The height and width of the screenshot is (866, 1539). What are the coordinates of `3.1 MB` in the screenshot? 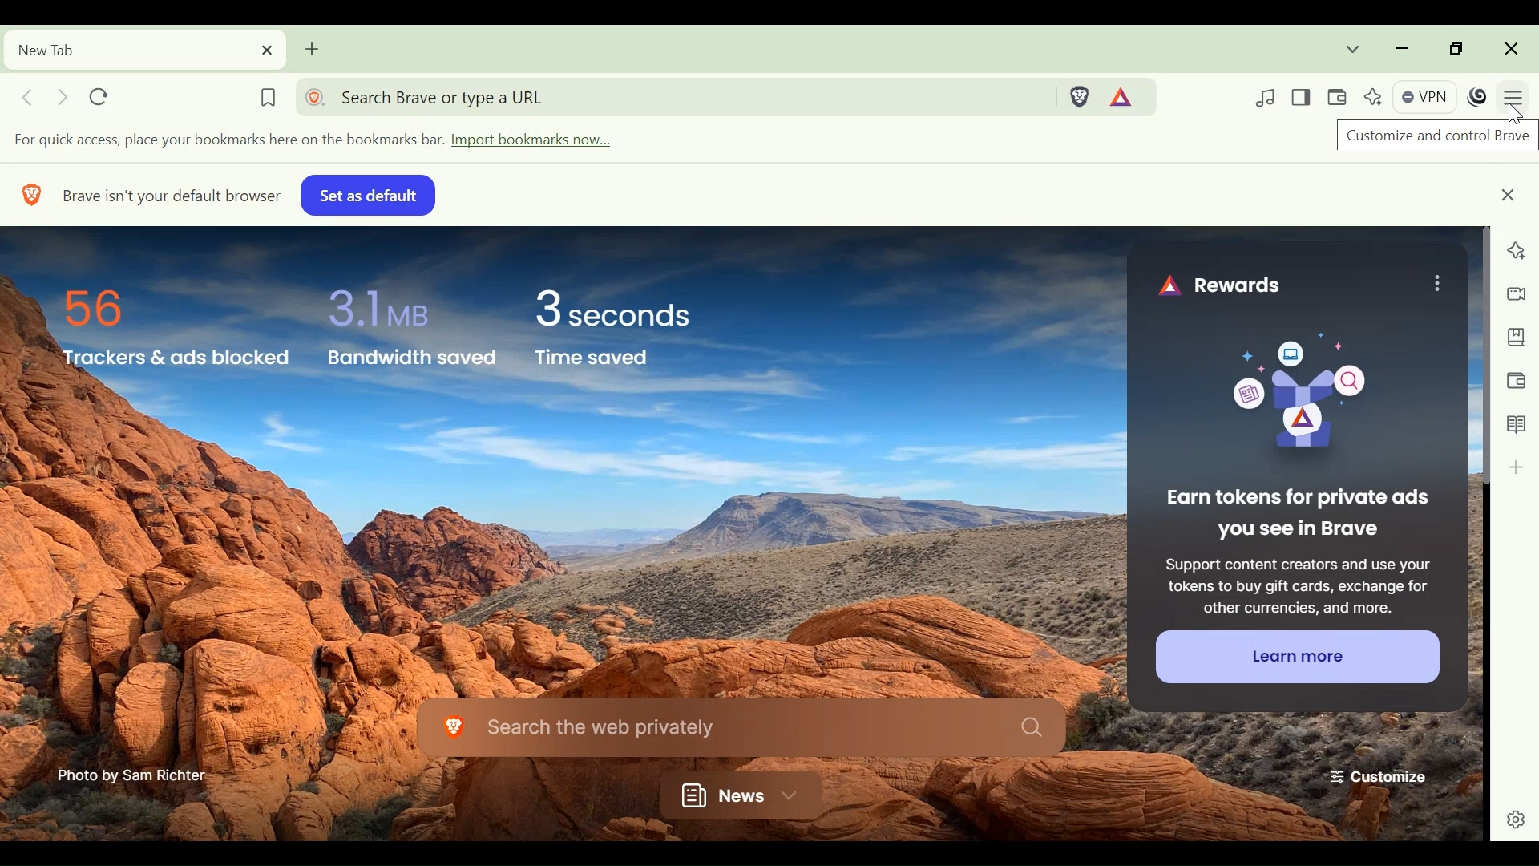 It's located at (376, 304).